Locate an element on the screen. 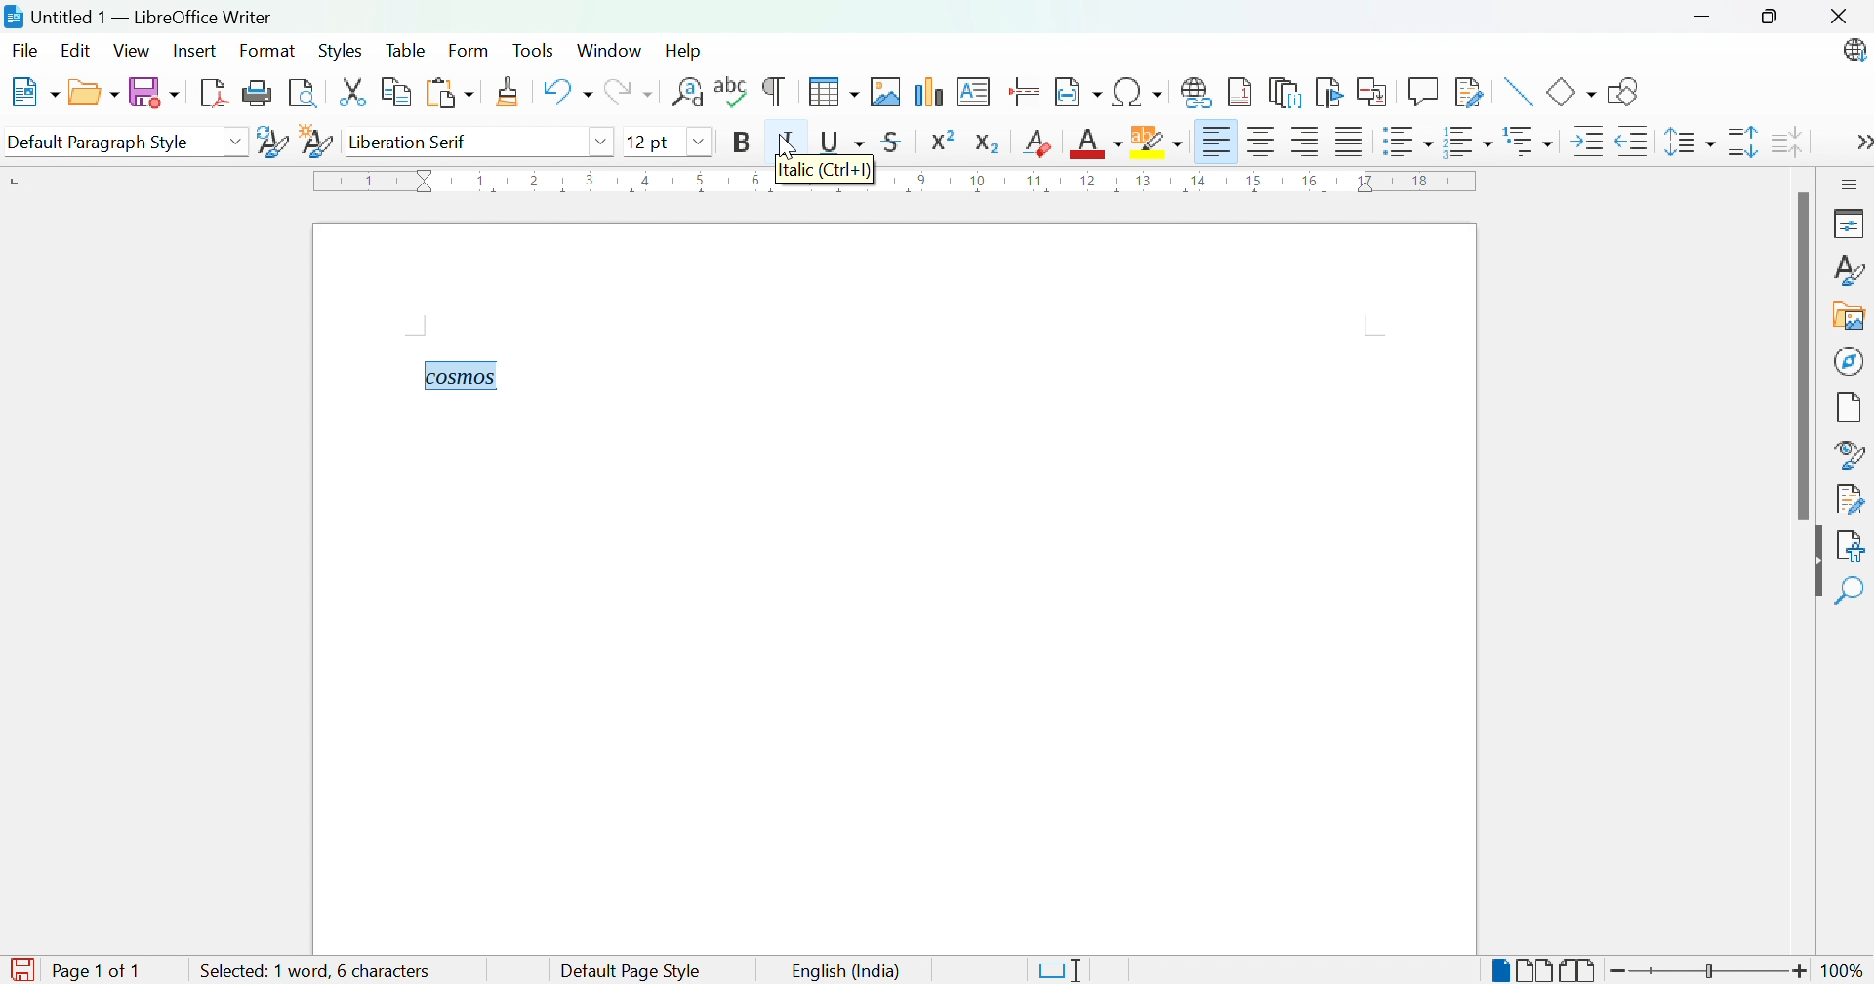 The height and width of the screenshot is (984, 1874). LibreOffice update available is located at coordinates (1848, 53).